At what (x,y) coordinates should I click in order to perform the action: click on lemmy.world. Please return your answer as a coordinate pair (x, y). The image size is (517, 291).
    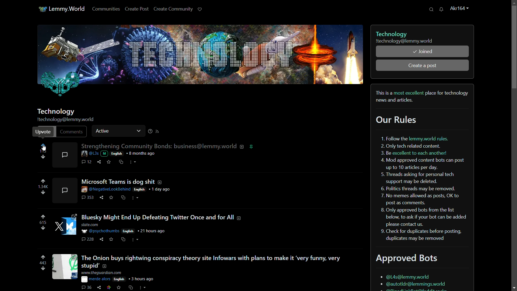
    Looking at the image, I should click on (68, 9).